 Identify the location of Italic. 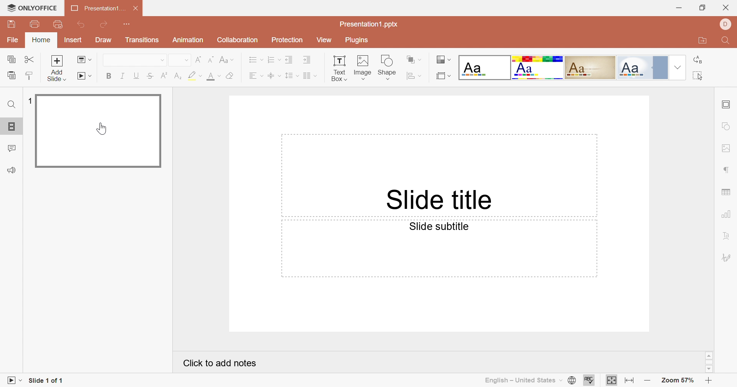
(121, 76).